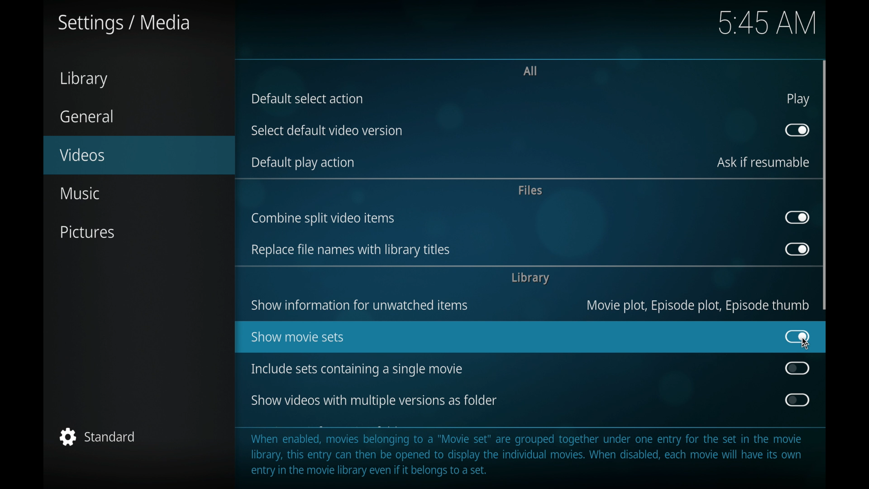 The height and width of the screenshot is (489, 869). Describe the element at coordinates (797, 130) in the screenshot. I see `toggle  button` at that location.